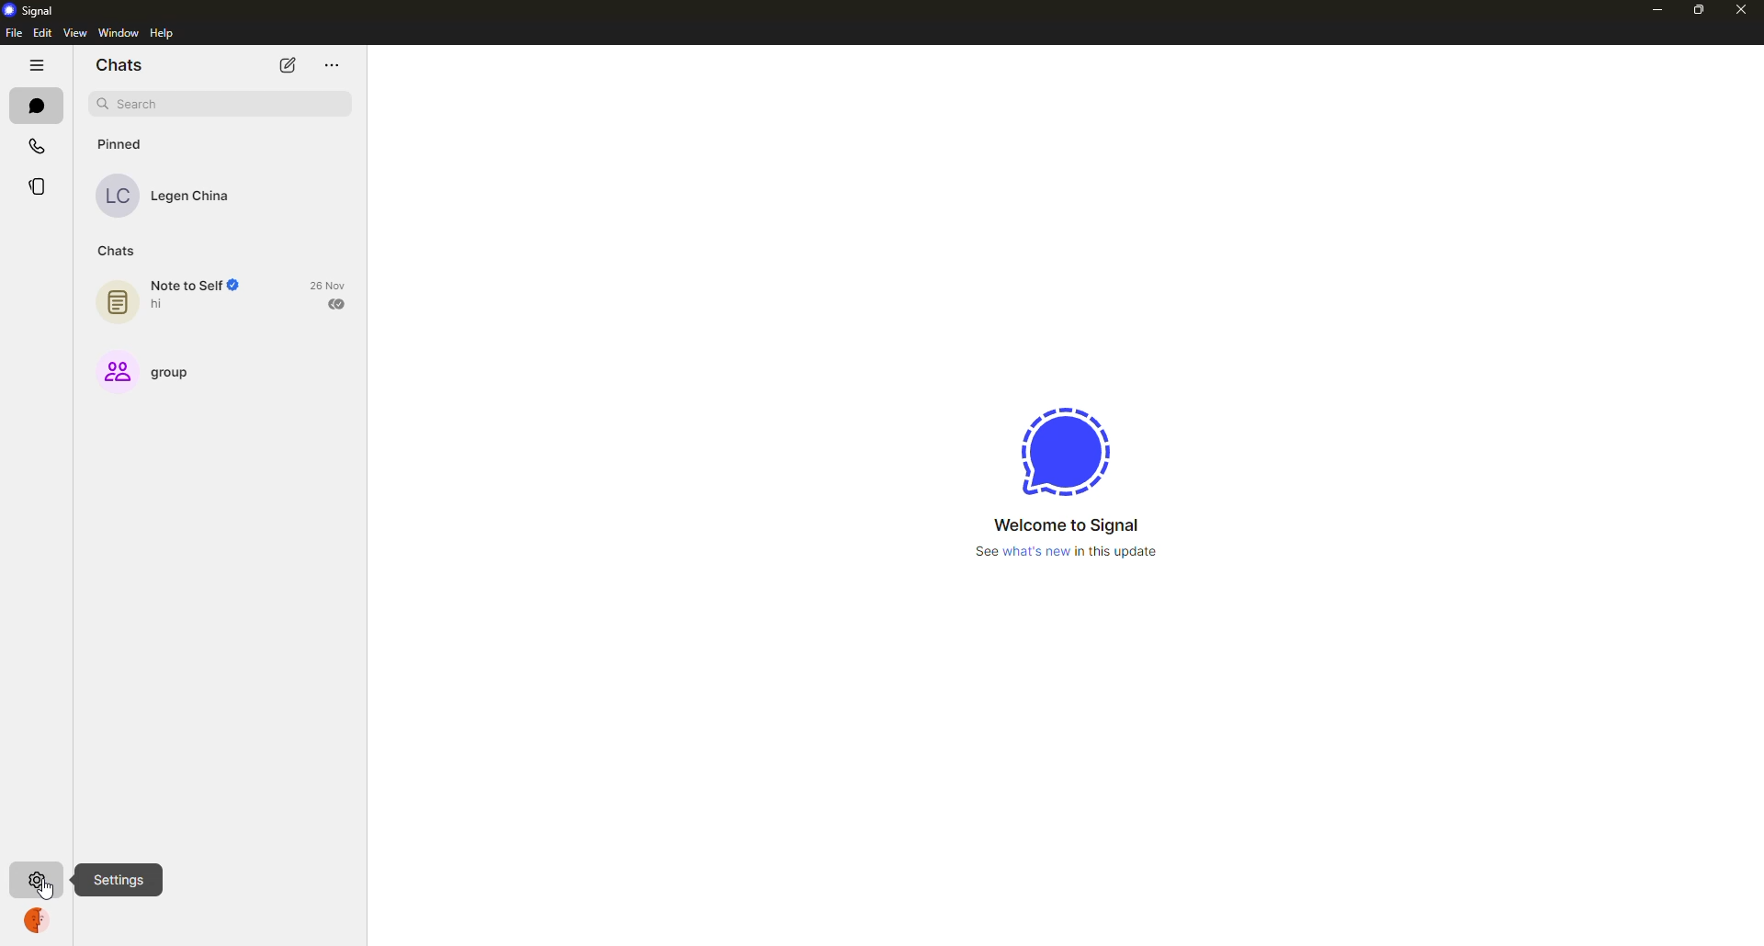 This screenshot has width=1764, height=946. What do you see at coordinates (33, 12) in the screenshot?
I see `signal` at bounding box center [33, 12].